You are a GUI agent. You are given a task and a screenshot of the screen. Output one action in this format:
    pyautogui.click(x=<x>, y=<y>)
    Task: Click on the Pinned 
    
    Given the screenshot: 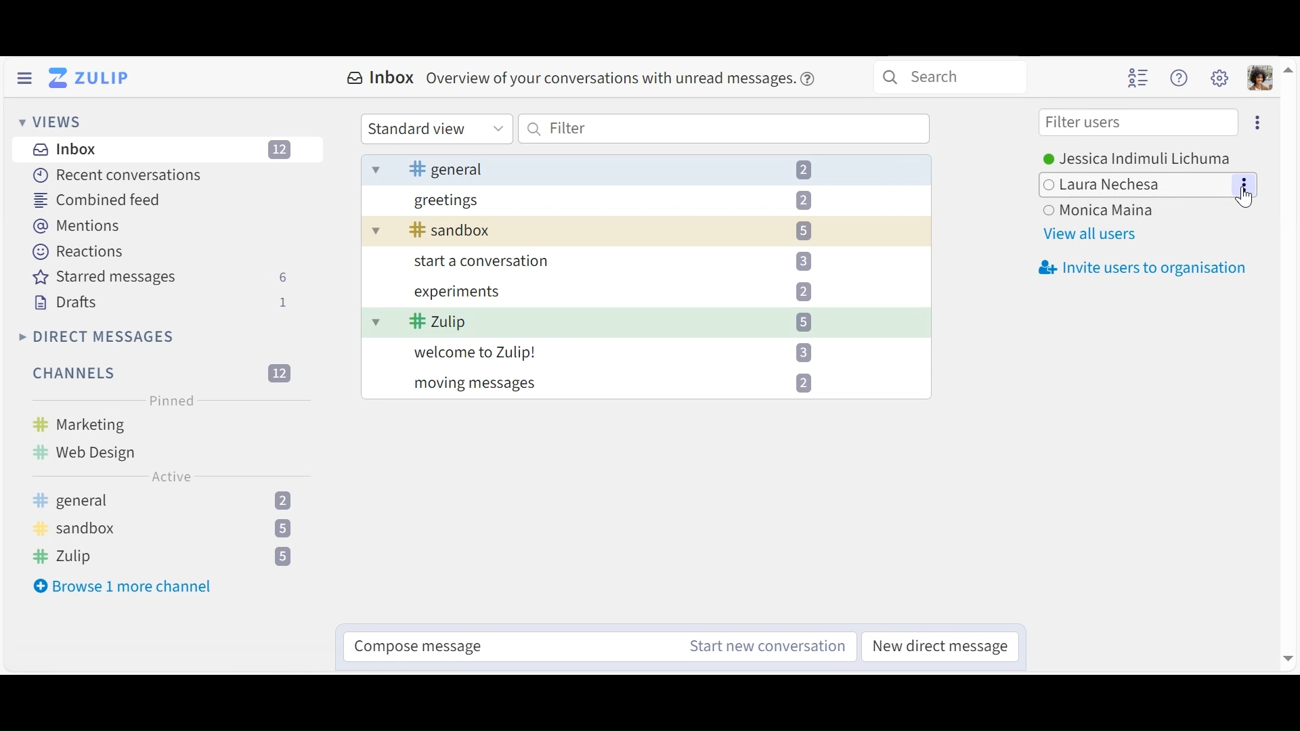 What is the action you would take?
    pyautogui.click(x=169, y=400)
    